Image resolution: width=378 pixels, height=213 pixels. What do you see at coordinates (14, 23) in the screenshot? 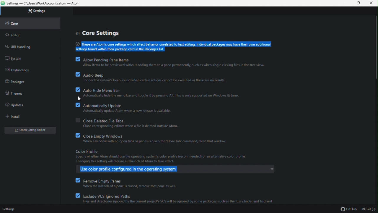
I see `core` at bounding box center [14, 23].